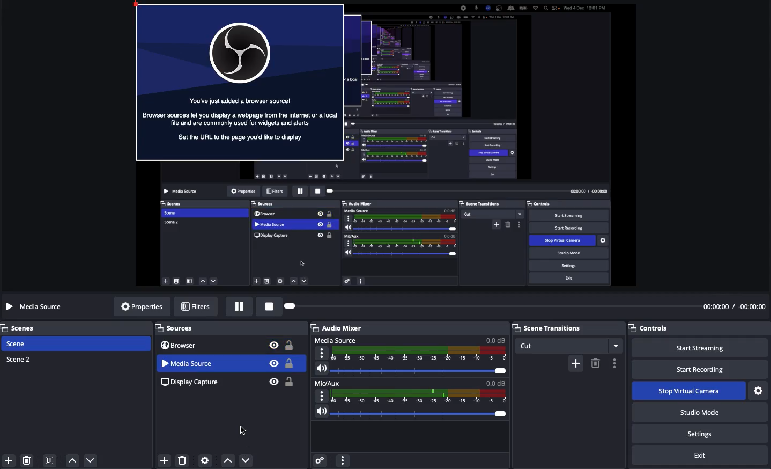 The width and height of the screenshot is (771, 469). I want to click on Advanced audio preferences , so click(321, 461).